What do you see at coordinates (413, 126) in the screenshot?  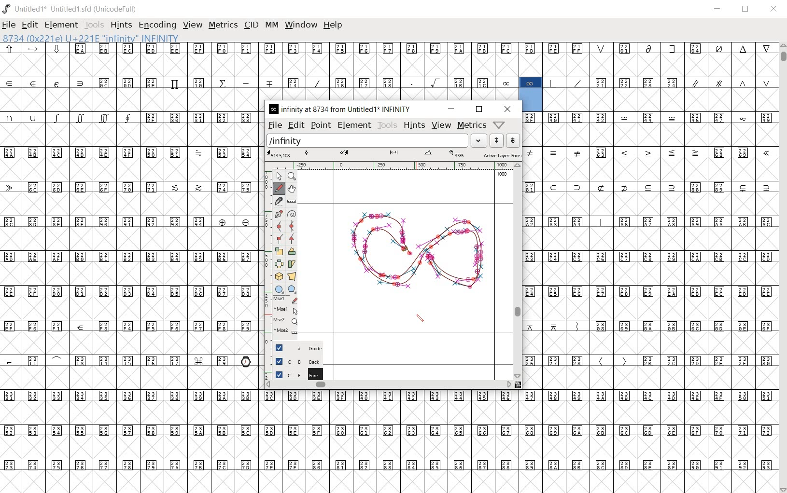 I see `hints` at bounding box center [413, 126].